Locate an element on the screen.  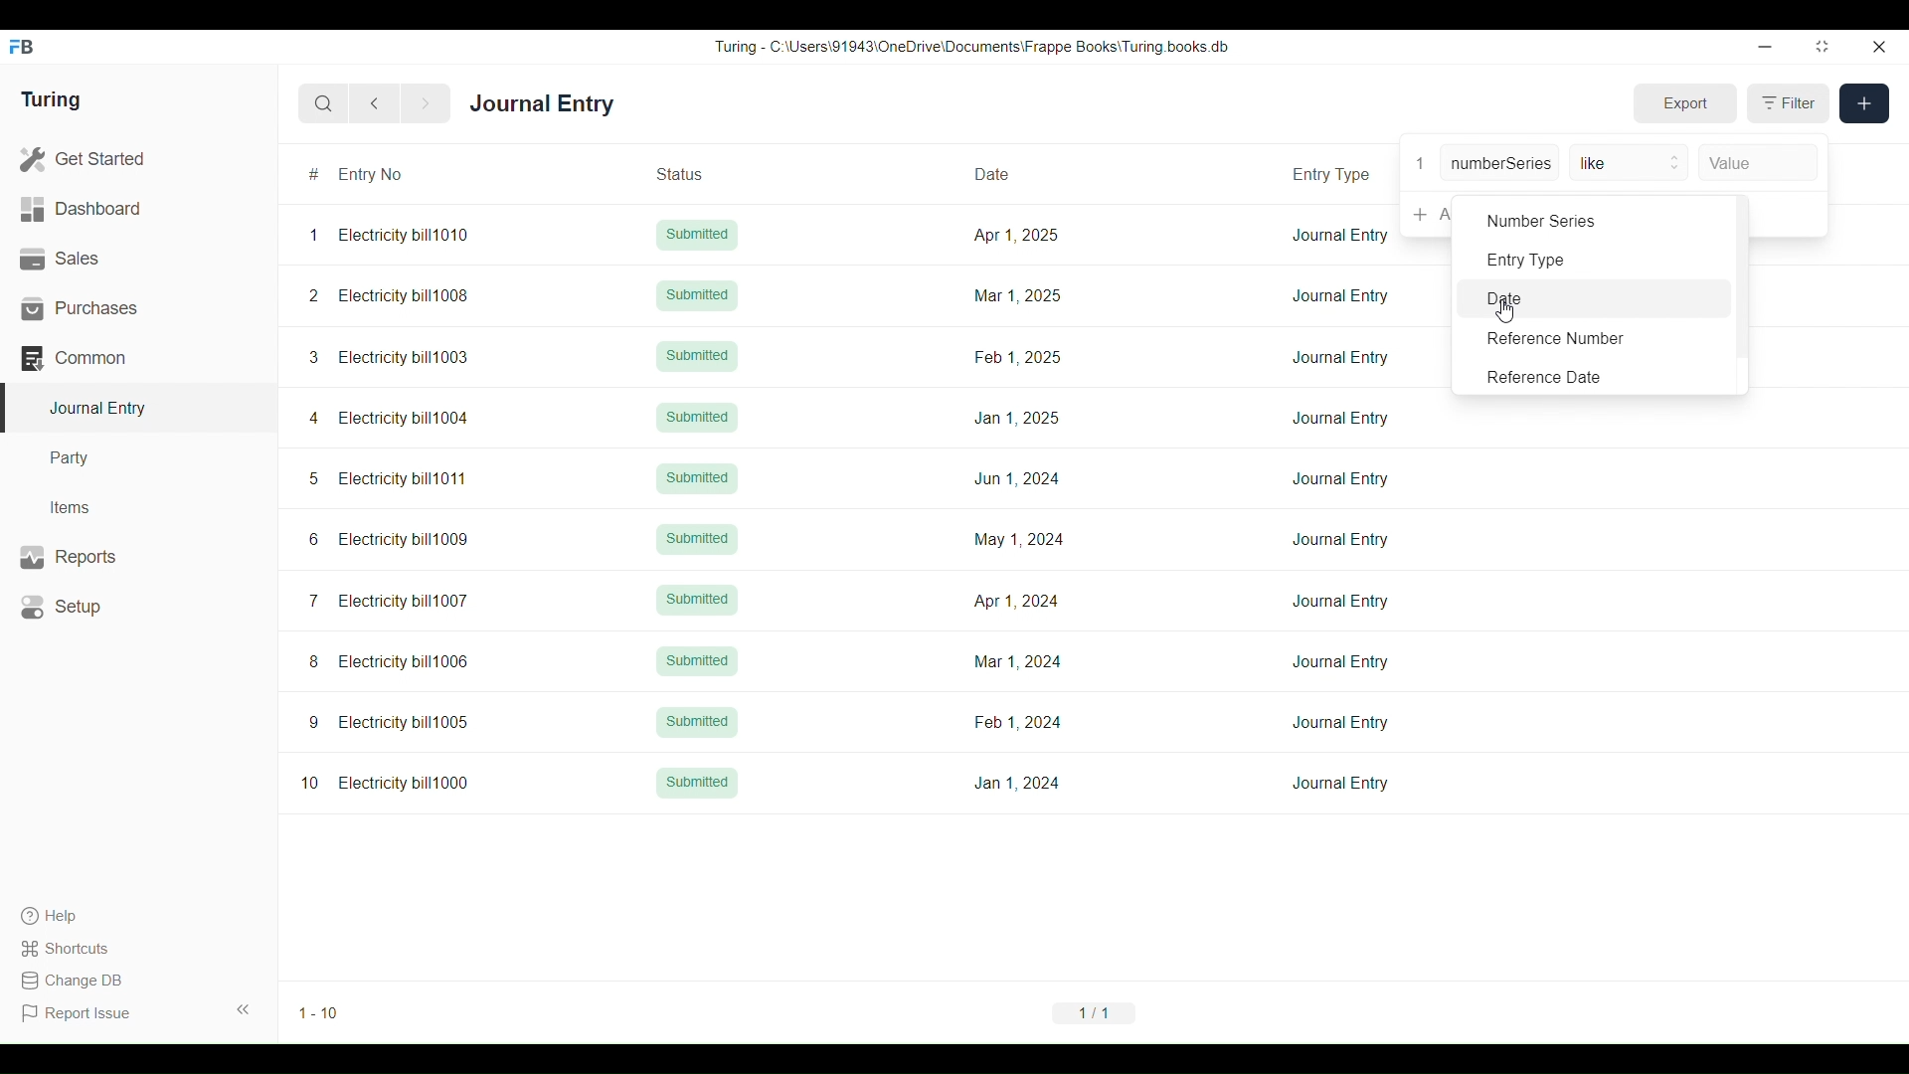
Feb 1, 2025 is located at coordinates (1019, 356).